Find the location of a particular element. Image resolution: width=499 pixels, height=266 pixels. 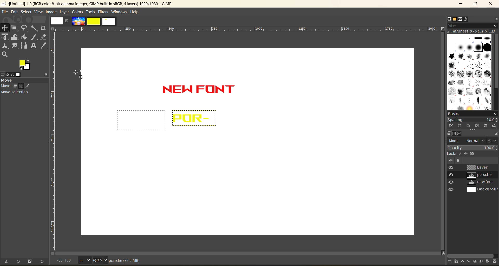

delete layer is located at coordinates (496, 262).